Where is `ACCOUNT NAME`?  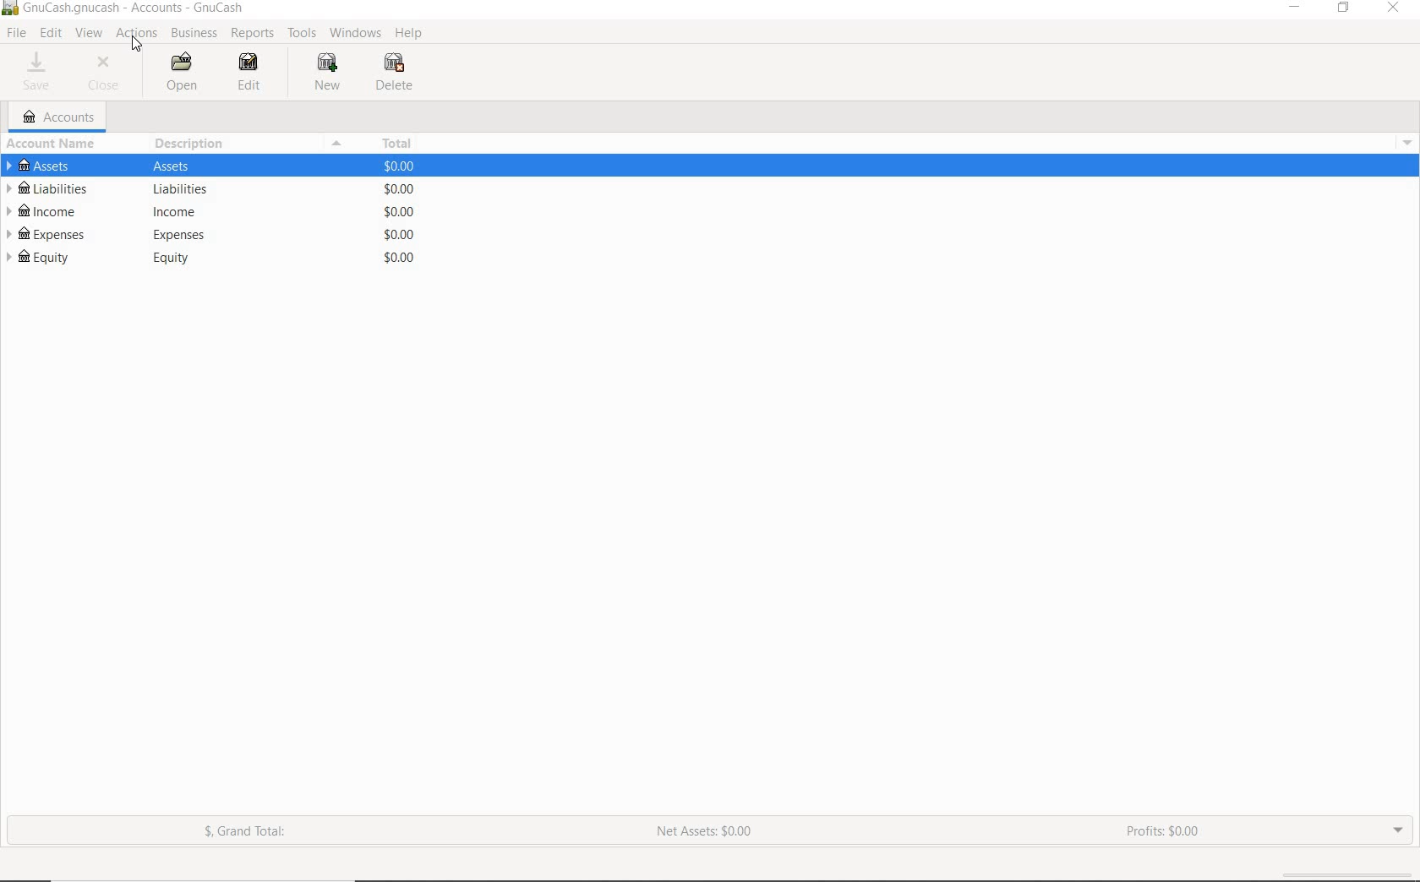 ACCOUNT NAME is located at coordinates (55, 144).